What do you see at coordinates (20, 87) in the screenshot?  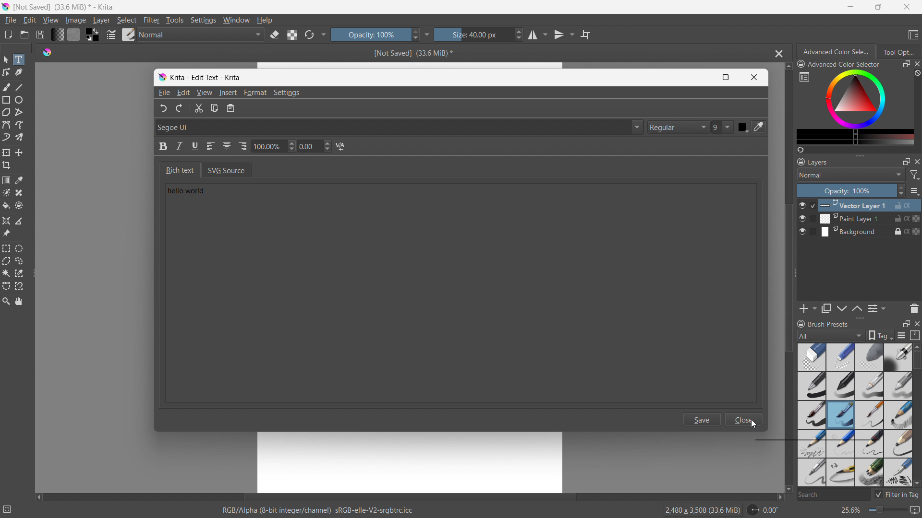 I see `line tool` at bounding box center [20, 87].